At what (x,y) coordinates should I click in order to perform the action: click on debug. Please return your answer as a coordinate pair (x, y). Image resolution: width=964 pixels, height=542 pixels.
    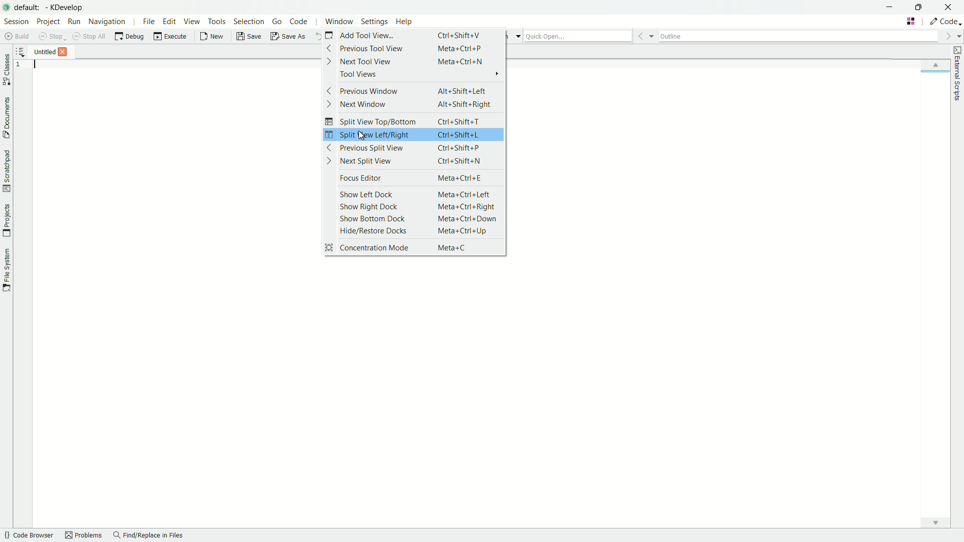
    Looking at the image, I should click on (129, 37).